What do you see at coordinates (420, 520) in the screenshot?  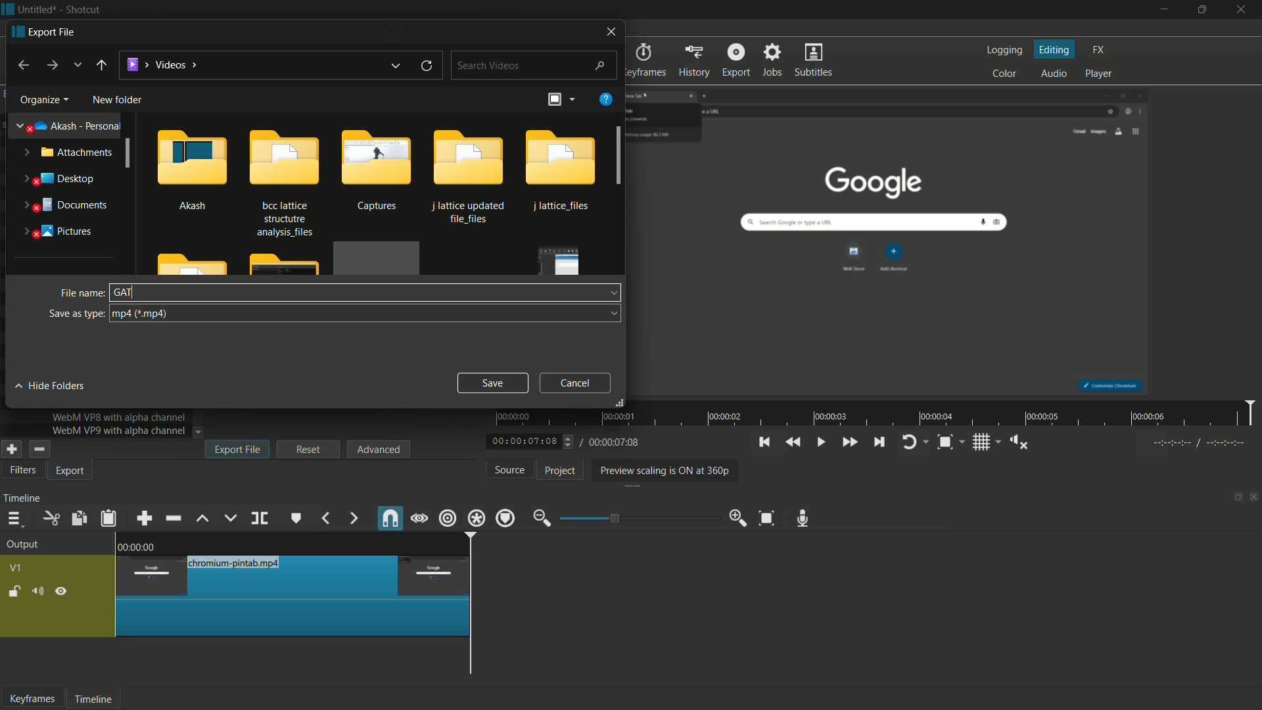 I see `scrub while dragging` at bounding box center [420, 520].